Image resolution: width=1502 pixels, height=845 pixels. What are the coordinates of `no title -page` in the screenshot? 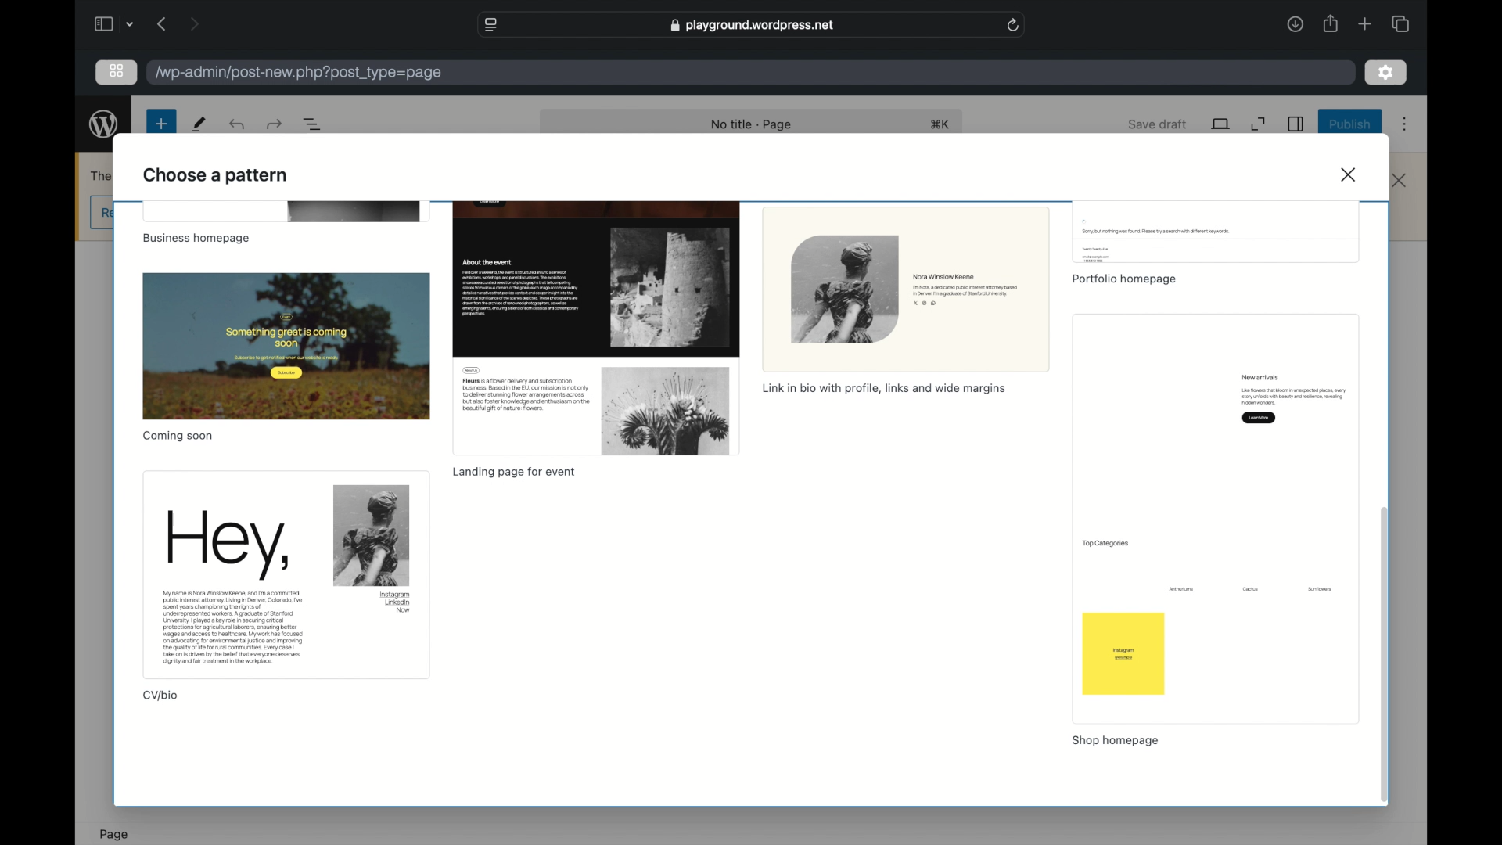 It's located at (753, 126).